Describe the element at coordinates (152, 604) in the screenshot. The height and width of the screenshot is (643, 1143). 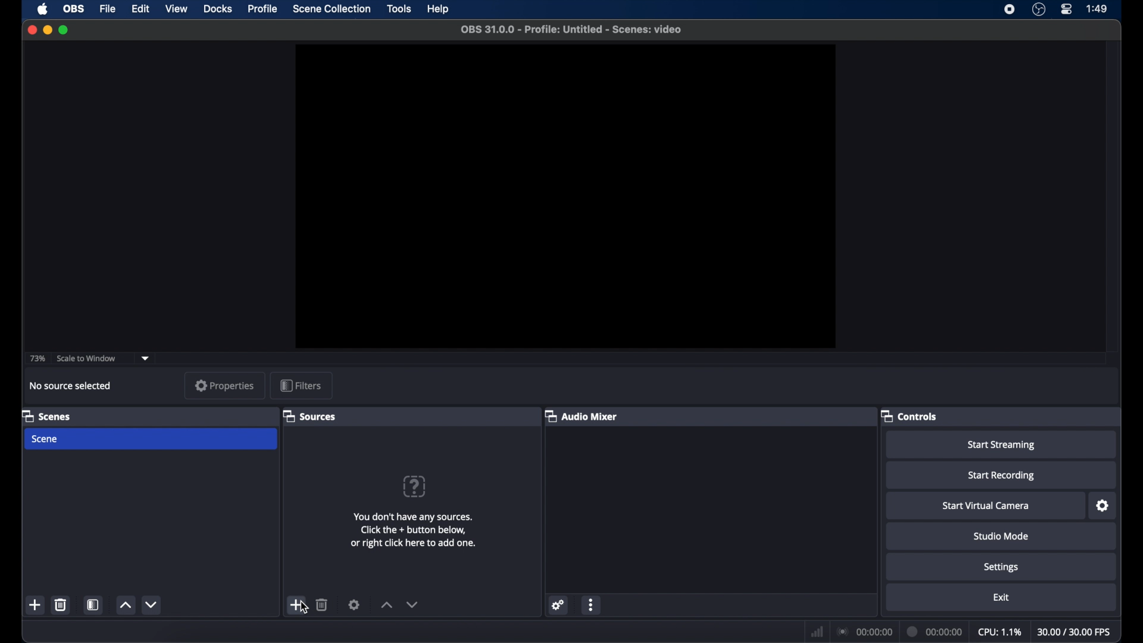
I see `decrement` at that location.